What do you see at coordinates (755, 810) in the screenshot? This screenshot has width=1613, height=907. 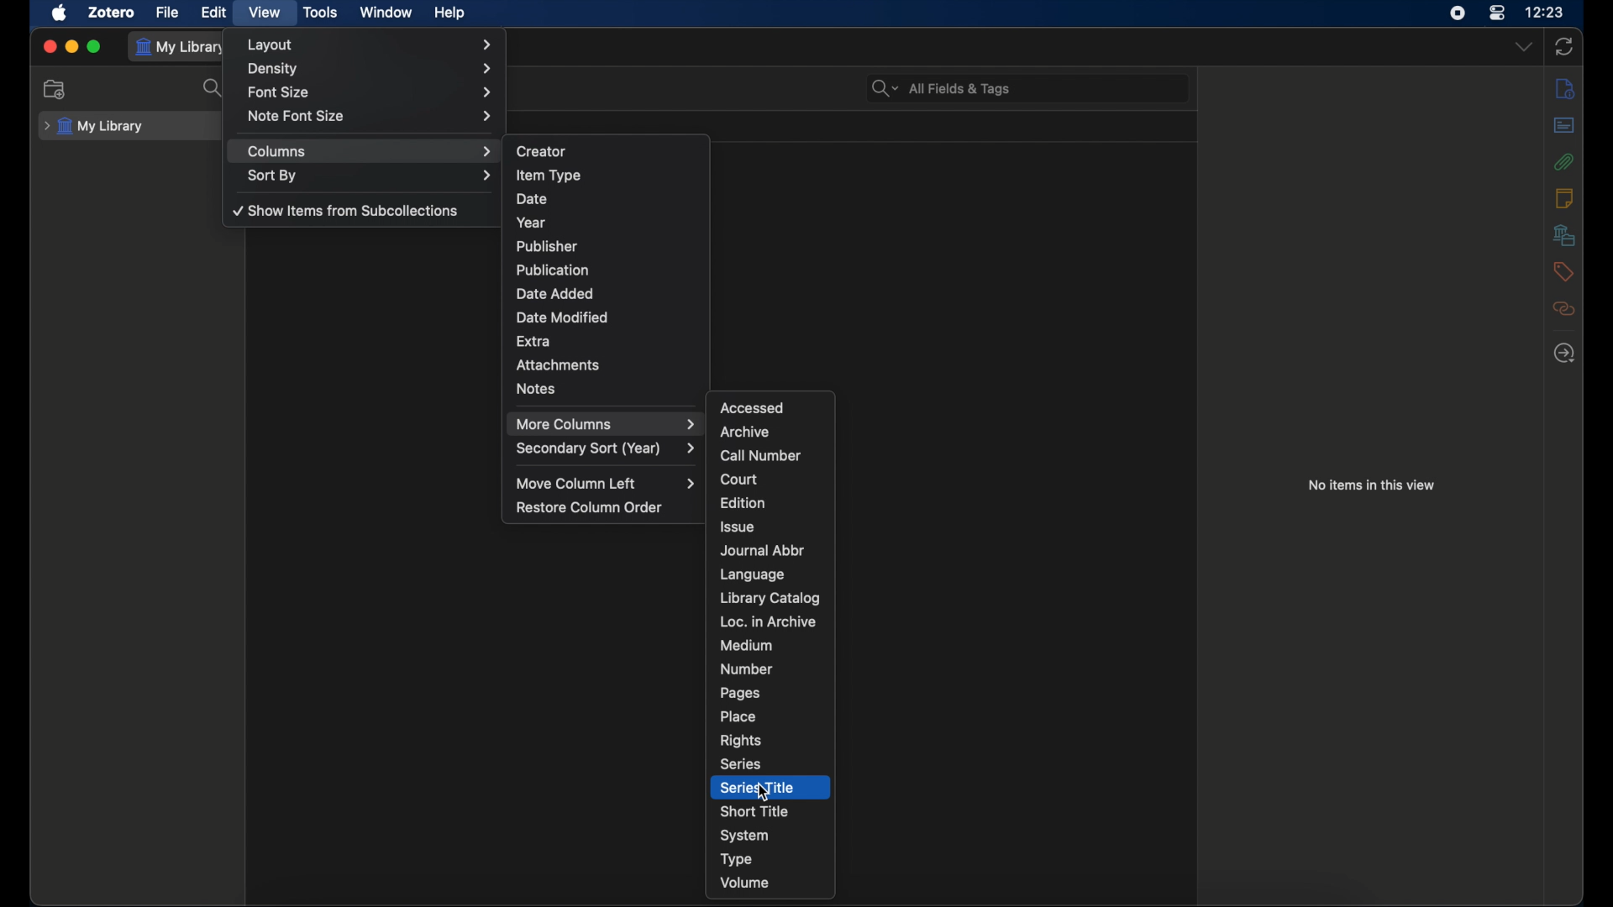 I see `short title` at bounding box center [755, 810].